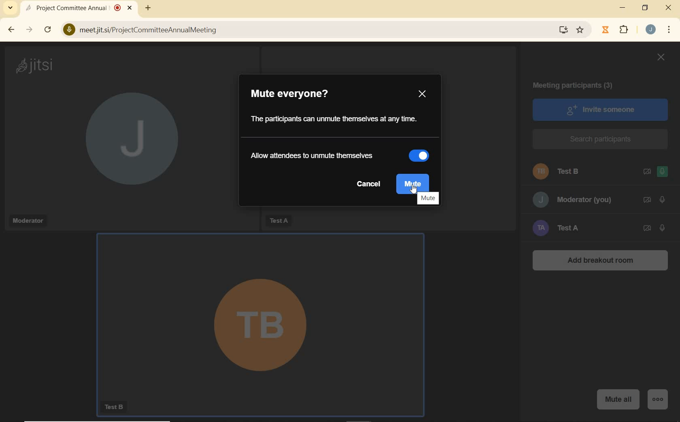 Image resolution: width=680 pixels, height=422 pixels. Describe the element at coordinates (574, 200) in the screenshot. I see `PARTICIPANT: MODERATOR` at that location.